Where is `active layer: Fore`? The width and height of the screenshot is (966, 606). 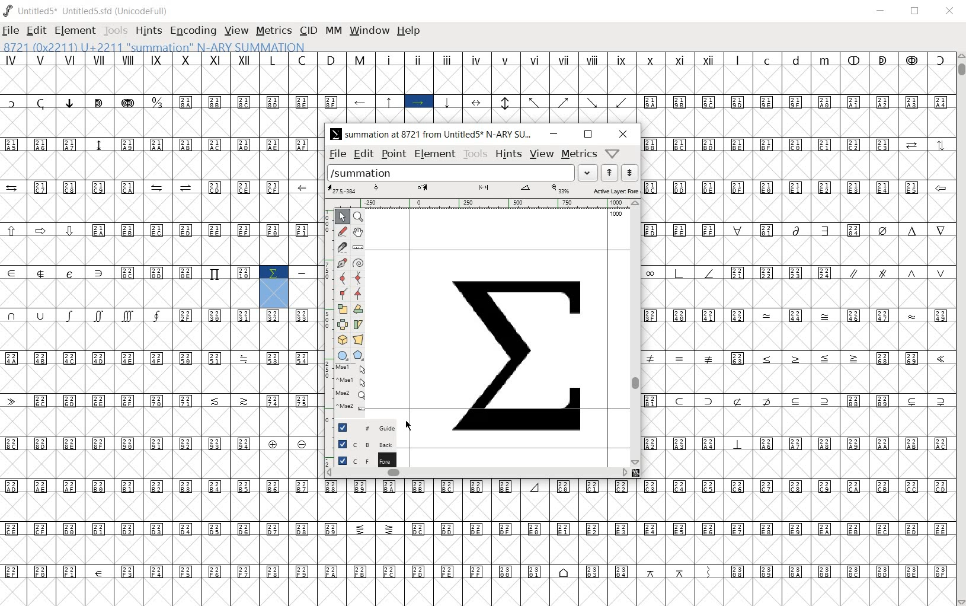
active layer: Fore is located at coordinates (483, 190).